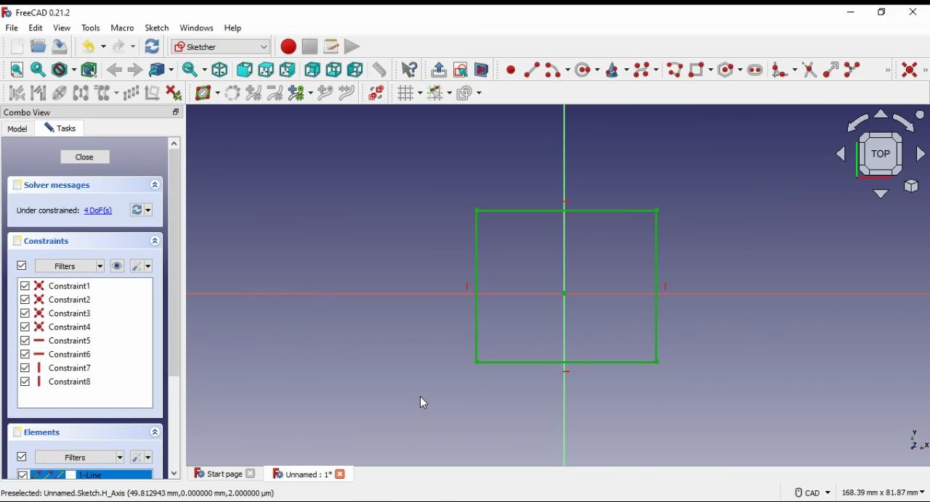  Describe the element at coordinates (155, 185) in the screenshot. I see `collapse` at that location.